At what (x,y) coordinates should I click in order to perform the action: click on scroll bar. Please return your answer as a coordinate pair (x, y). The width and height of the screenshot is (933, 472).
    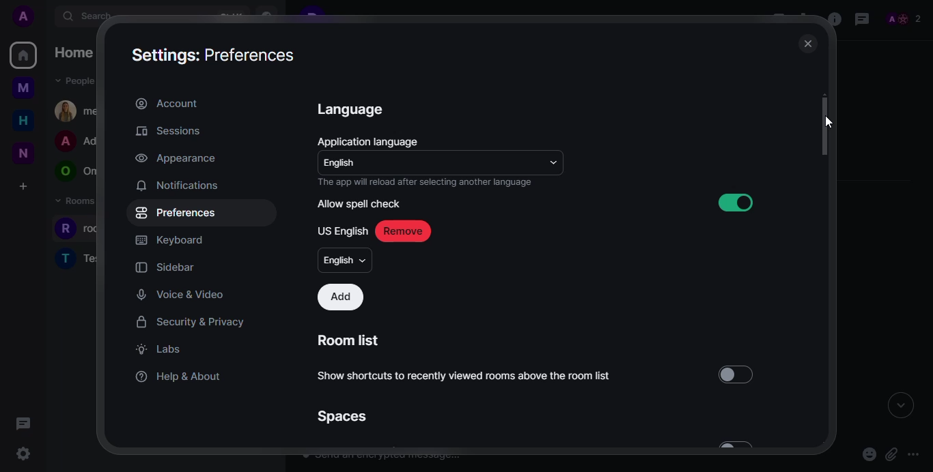
    Looking at the image, I should click on (825, 128).